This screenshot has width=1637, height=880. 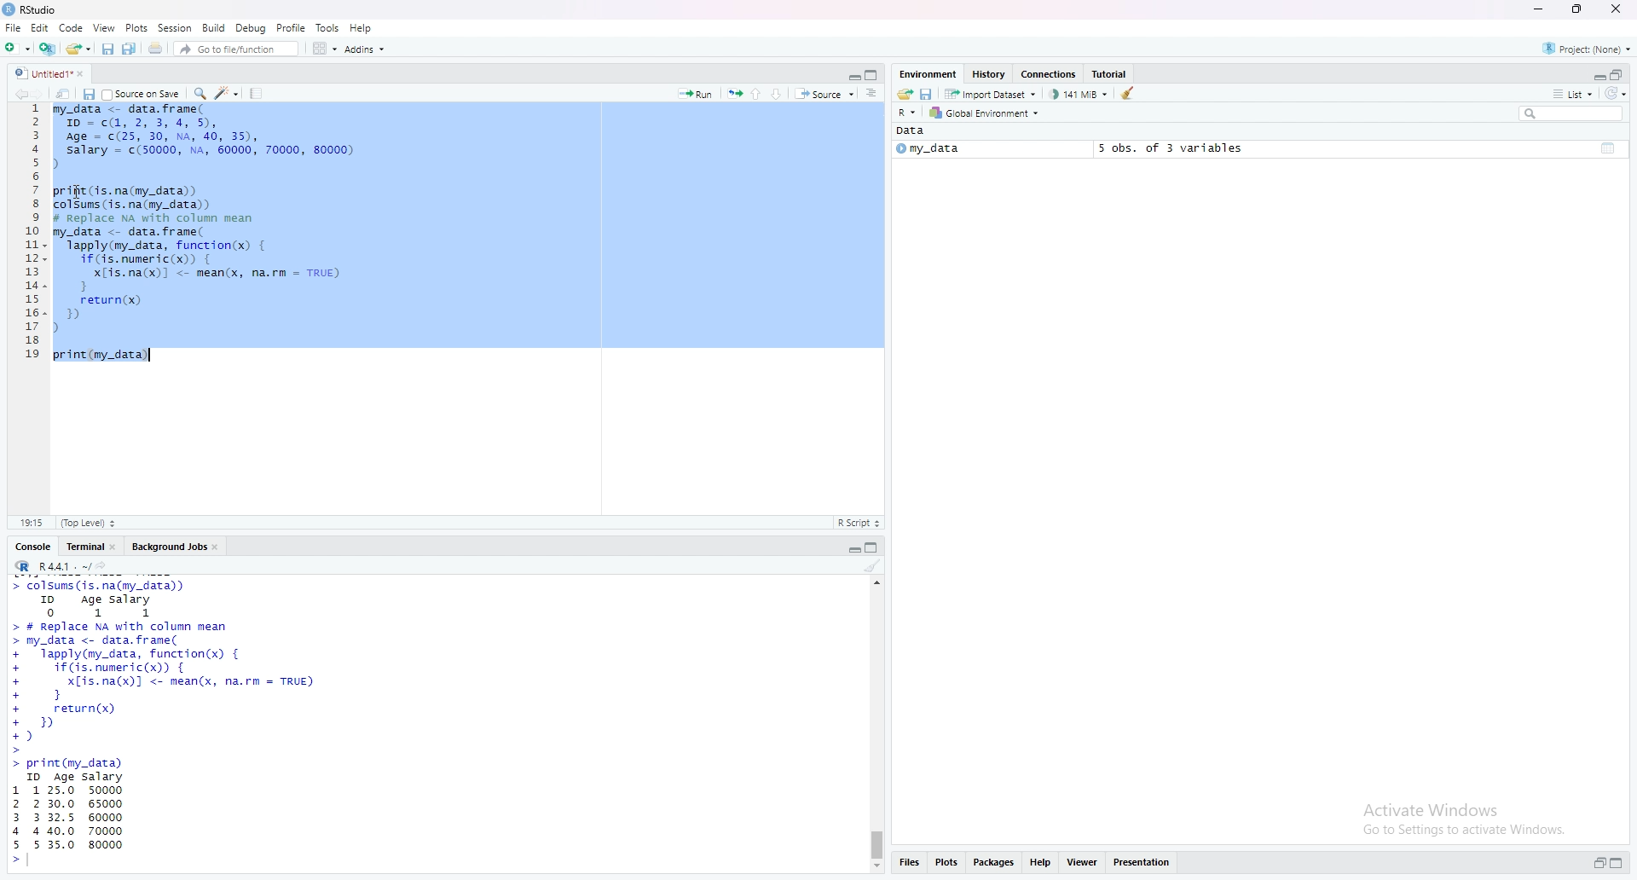 I want to click on collapse, so click(x=876, y=548).